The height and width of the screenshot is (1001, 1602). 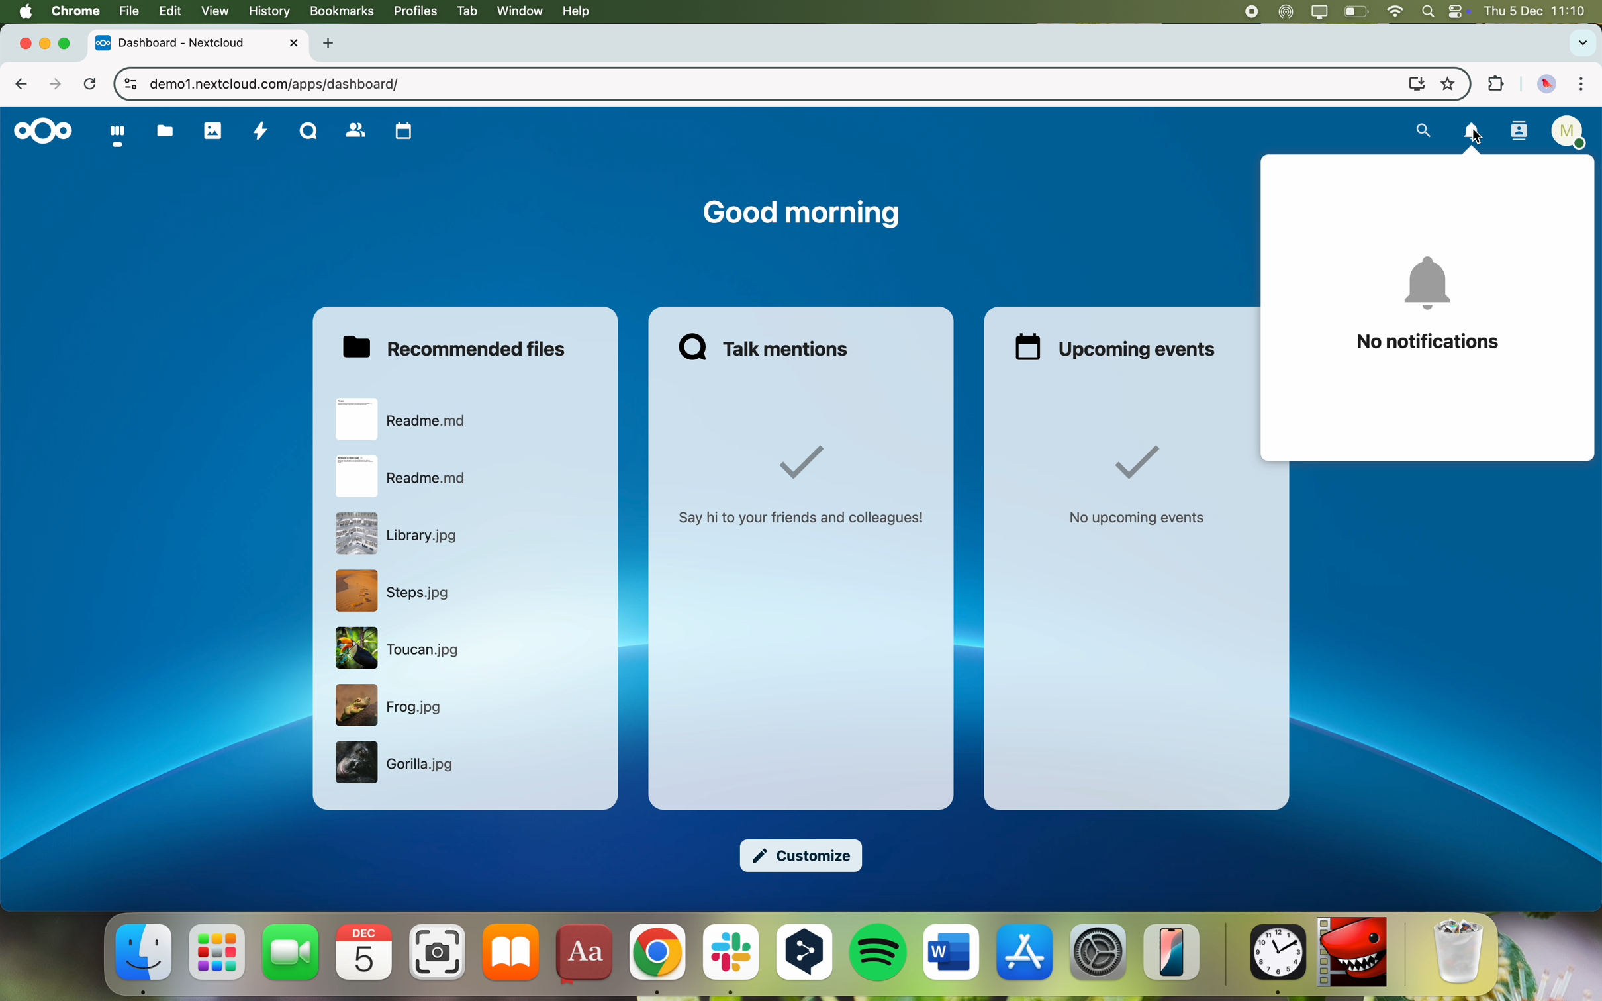 What do you see at coordinates (459, 346) in the screenshot?
I see `recommended files` at bounding box center [459, 346].